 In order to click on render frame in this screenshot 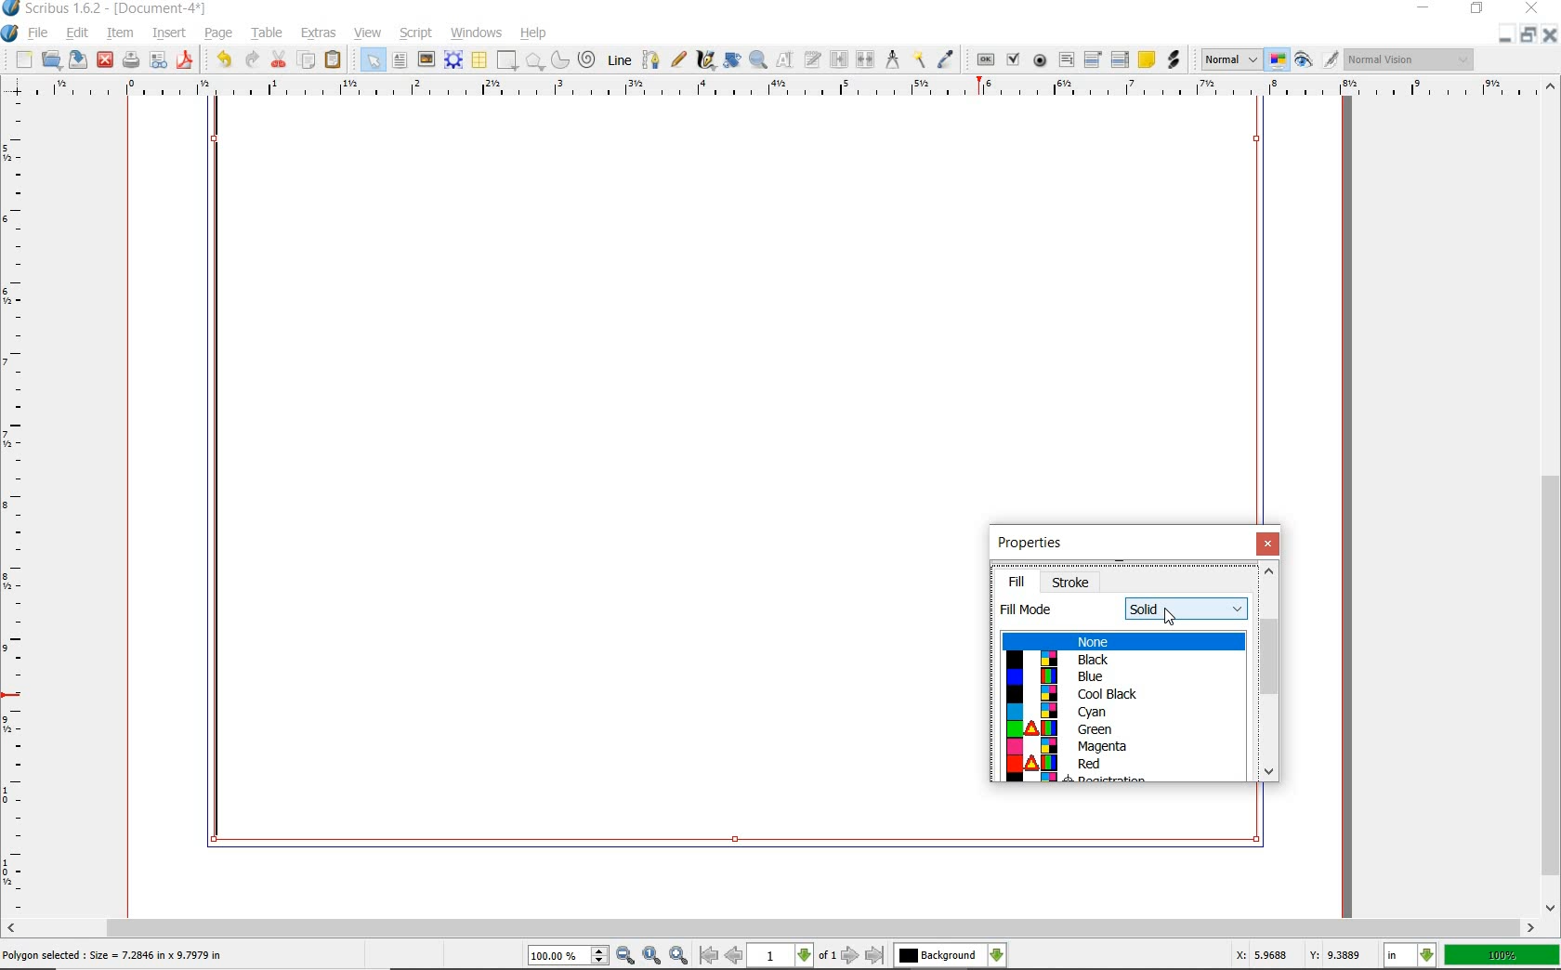, I will do `click(455, 61)`.